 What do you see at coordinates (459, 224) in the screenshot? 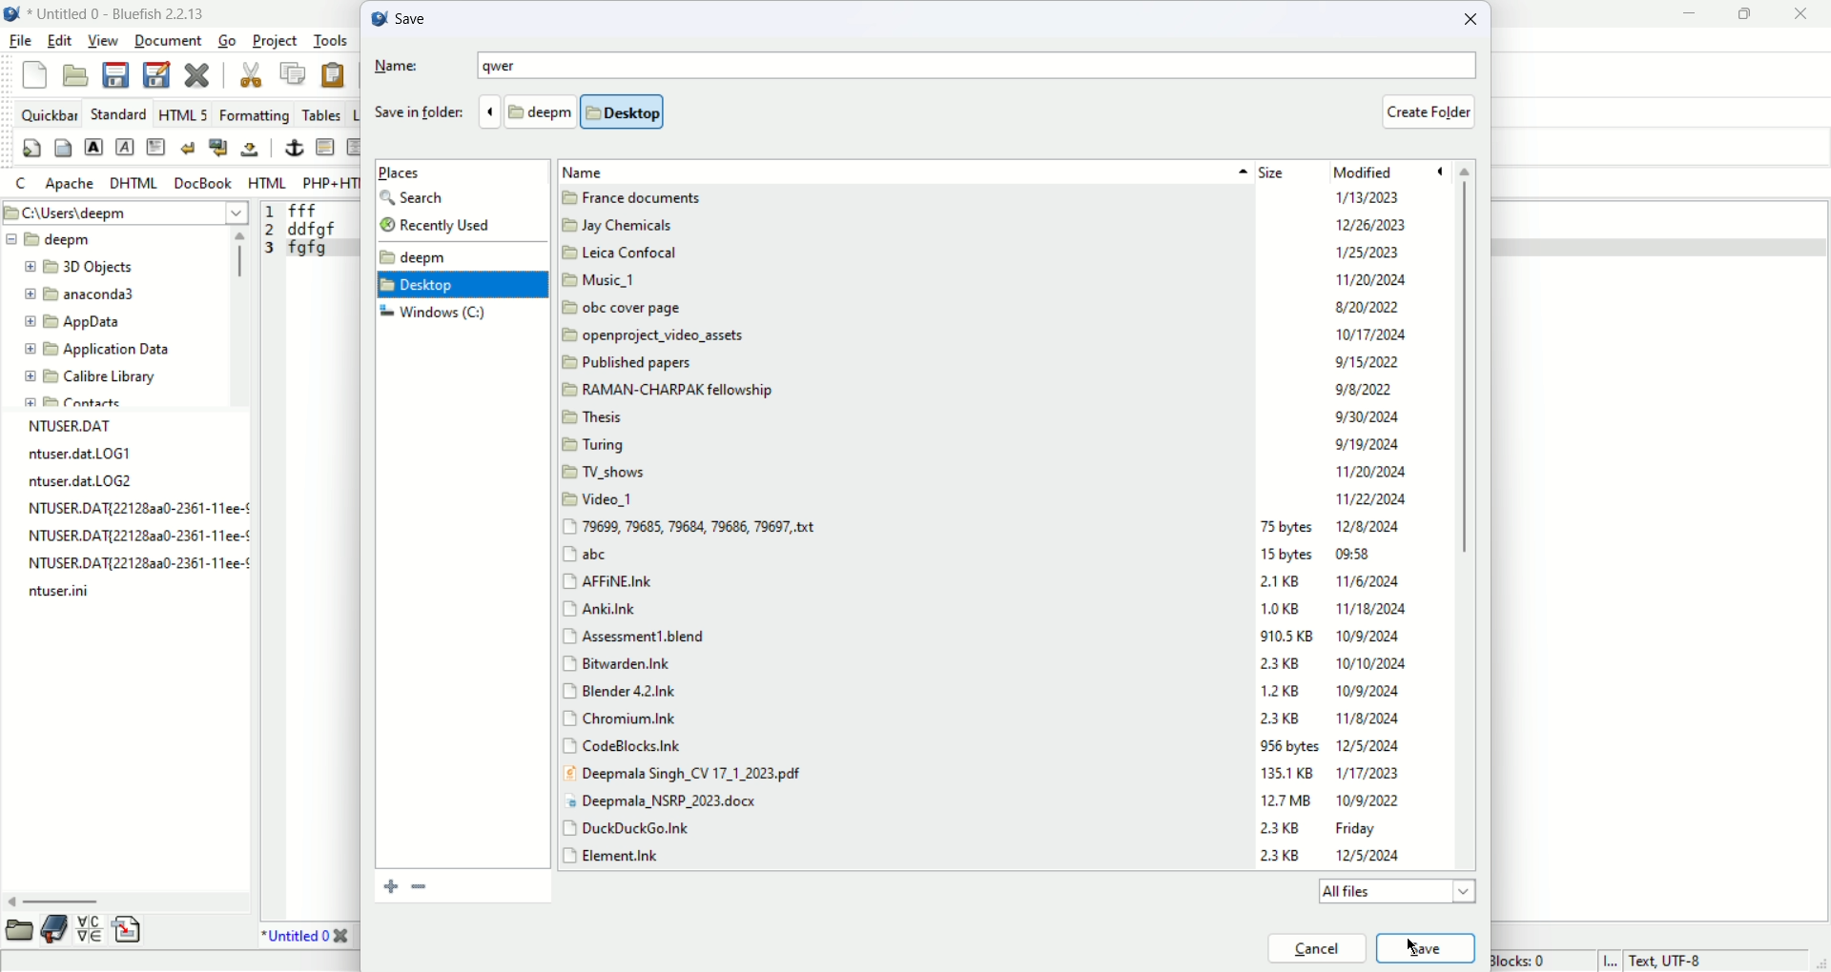
I see `recently used` at bounding box center [459, 224].